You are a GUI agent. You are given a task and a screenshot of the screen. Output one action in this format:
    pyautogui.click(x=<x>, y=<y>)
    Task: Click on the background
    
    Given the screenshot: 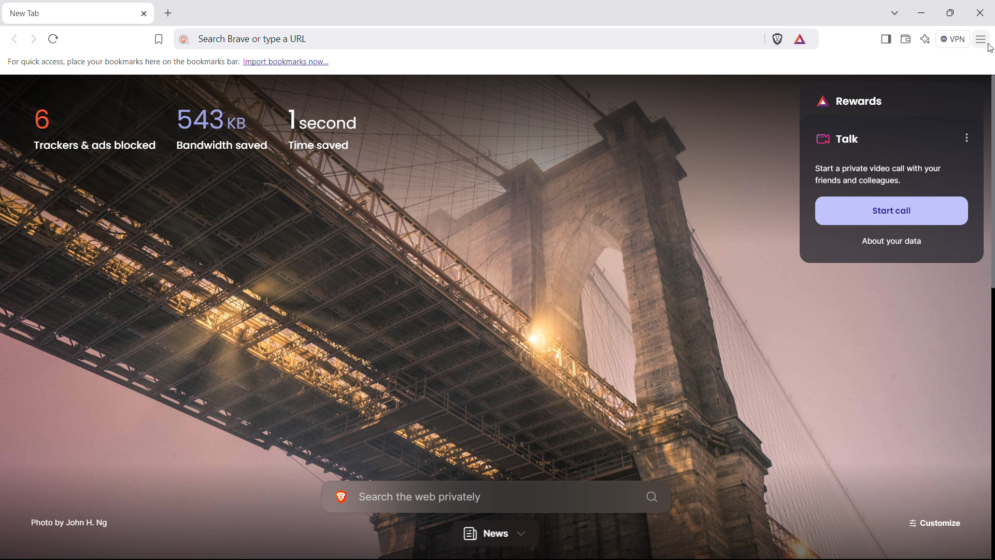 What is the action you would take?
    pyautogui.click(x=898, y=387)
    